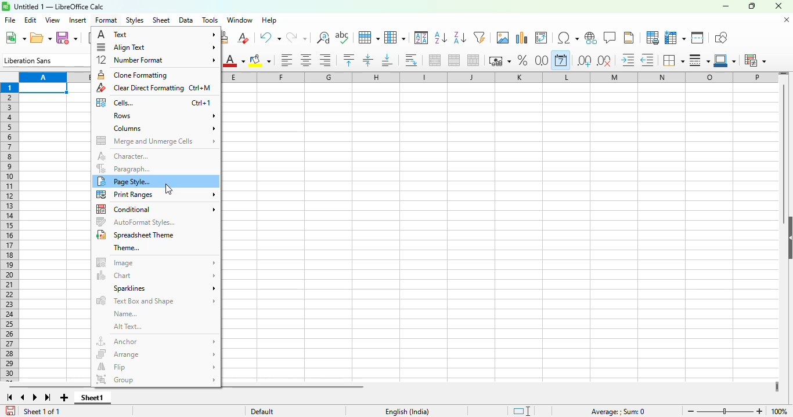  Describe the element at coordinates (137, 222) in the screenshot. I see `autoformat styles` at that location.